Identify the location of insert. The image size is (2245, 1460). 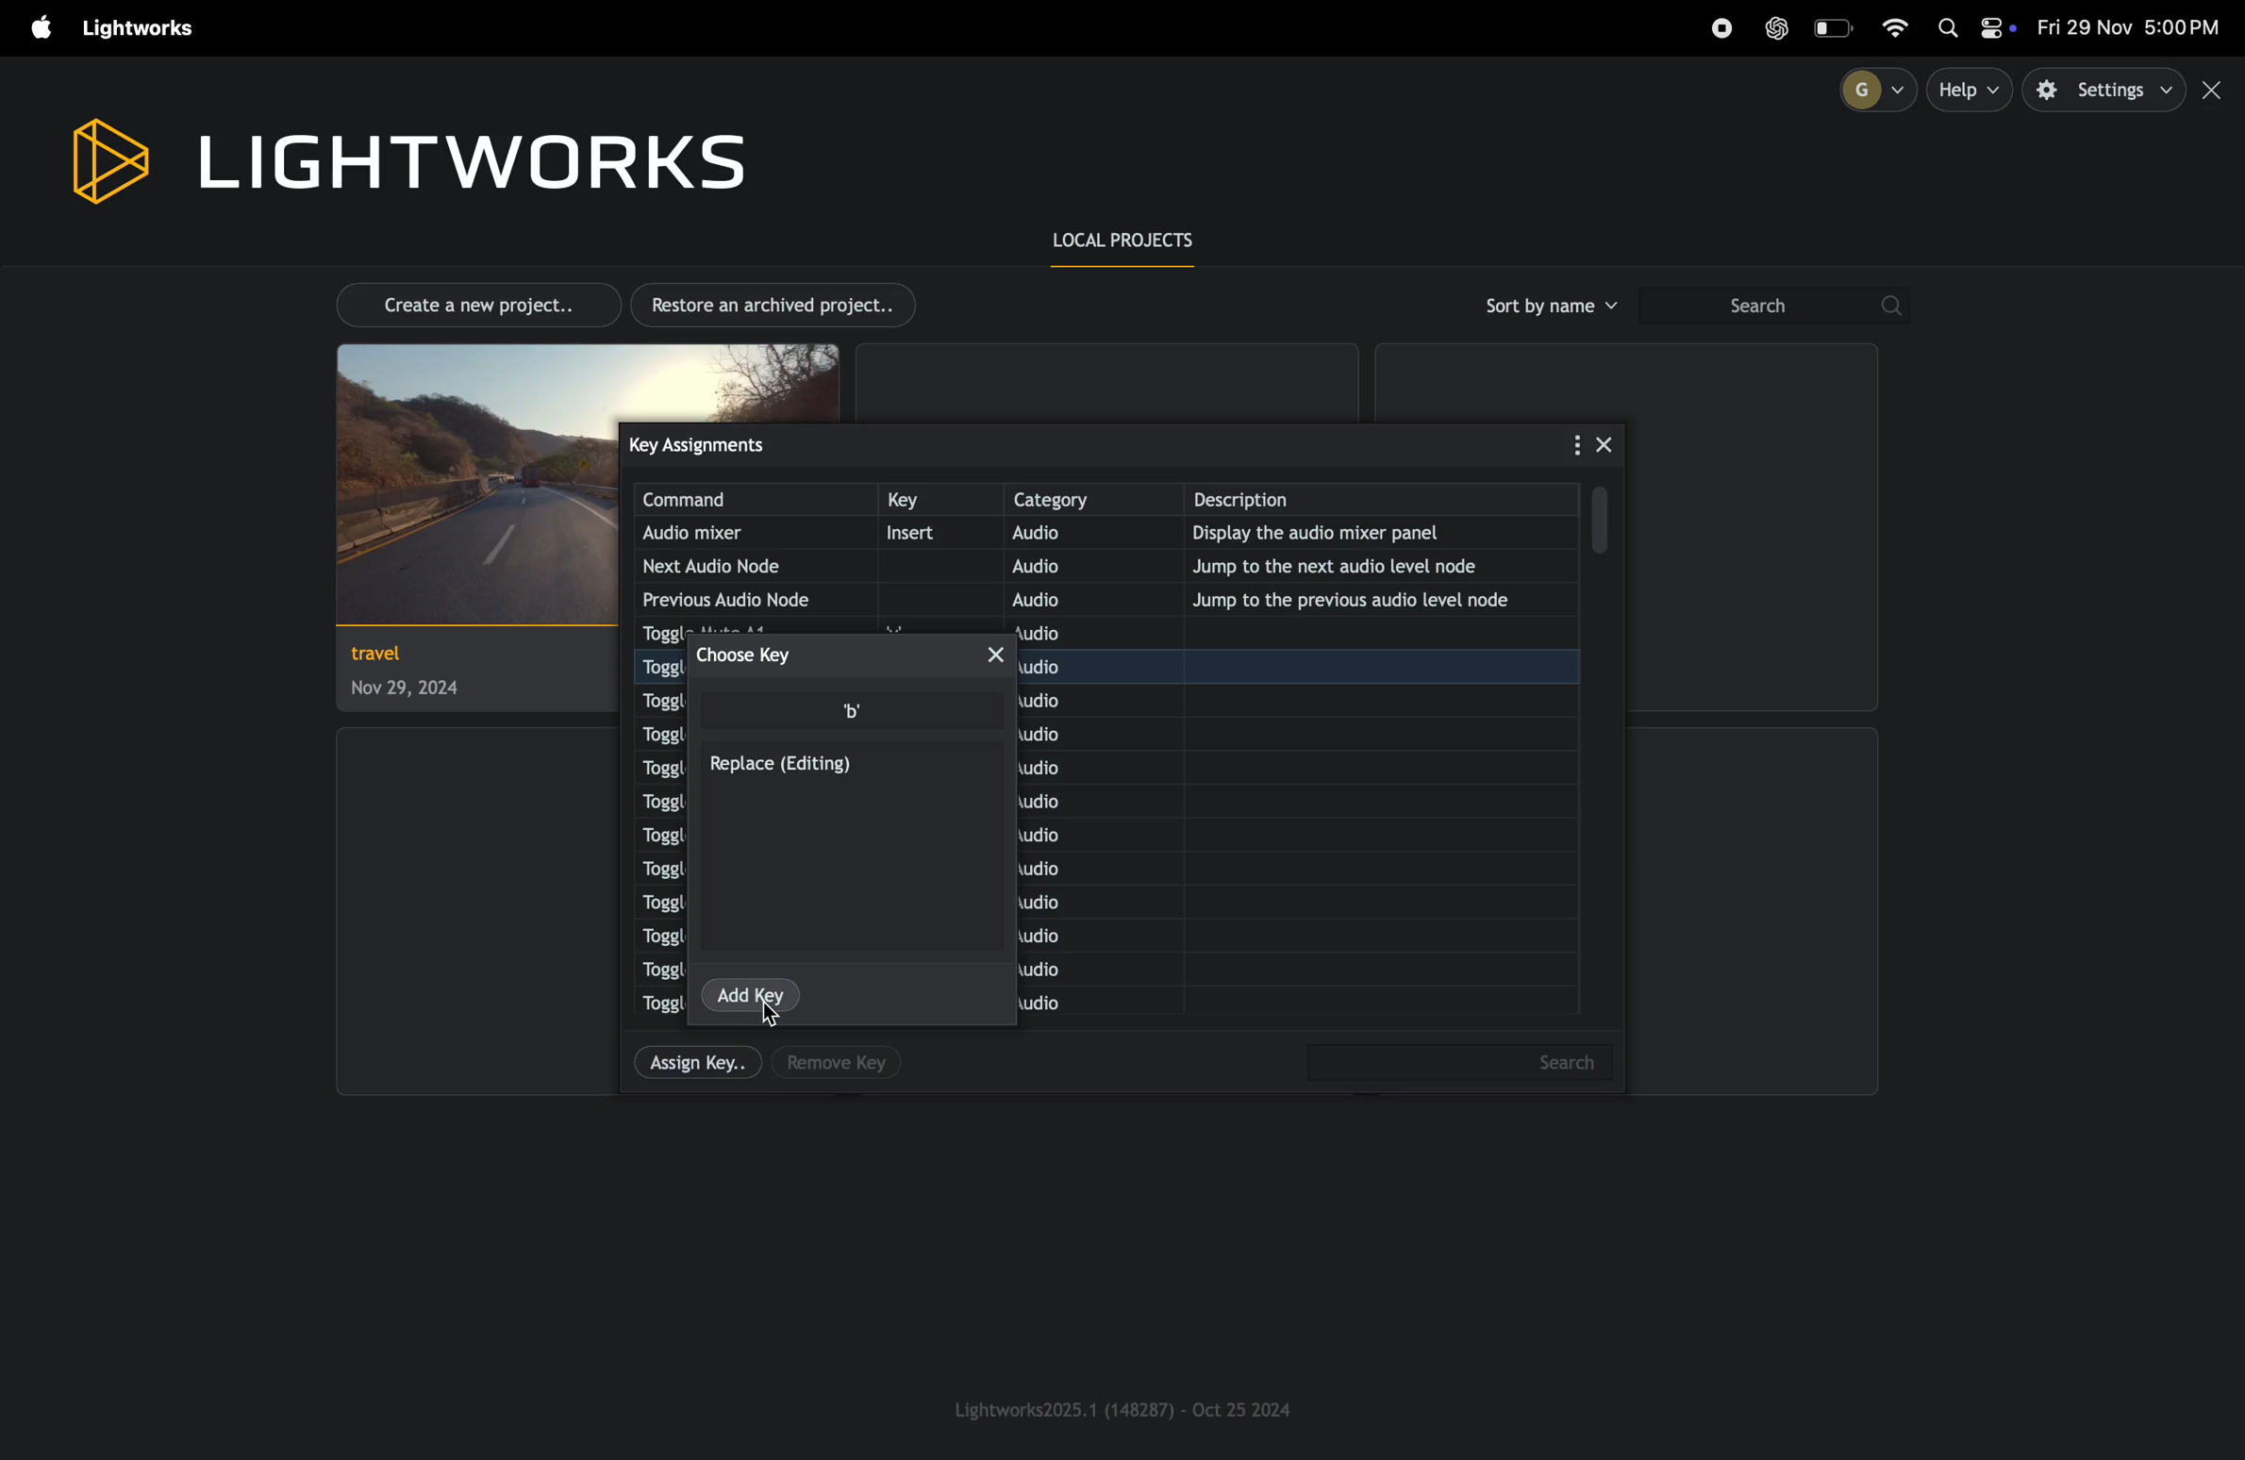
(929, 534).